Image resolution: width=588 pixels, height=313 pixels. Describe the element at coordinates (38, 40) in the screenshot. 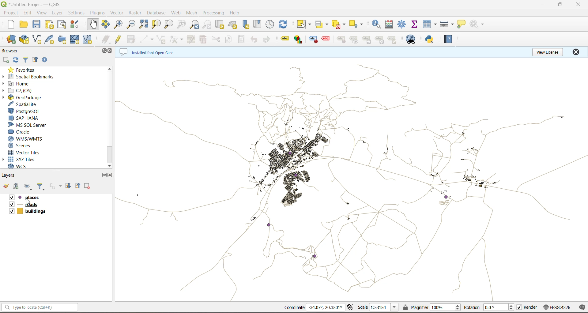

I see `new shapefile` at that location.